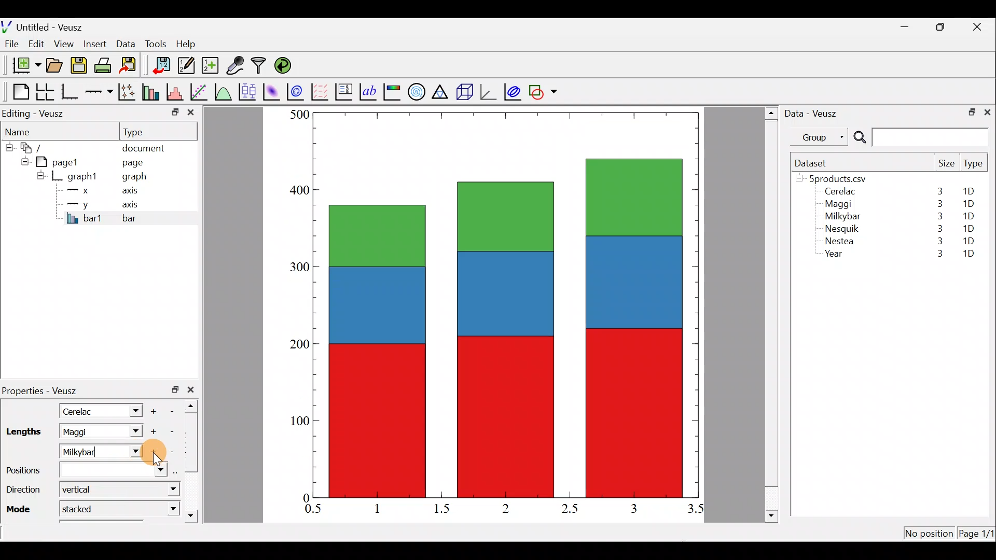 Image resolution: width=996 pixels, height=560 pixels. I want to click on axis, so click(135, 205).